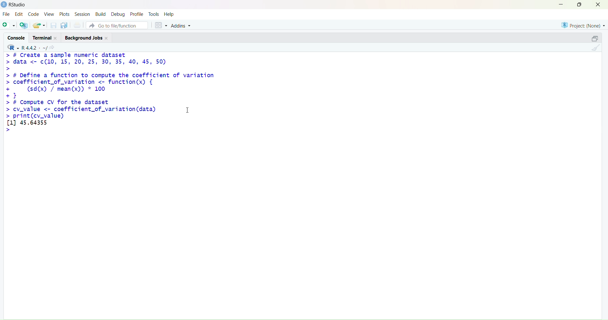 The width and height of the screenshot is (608, 320). What do you see at coordinates (56, 38) in the screenshot?
I see `Close ` at bounding box center [56, 38].